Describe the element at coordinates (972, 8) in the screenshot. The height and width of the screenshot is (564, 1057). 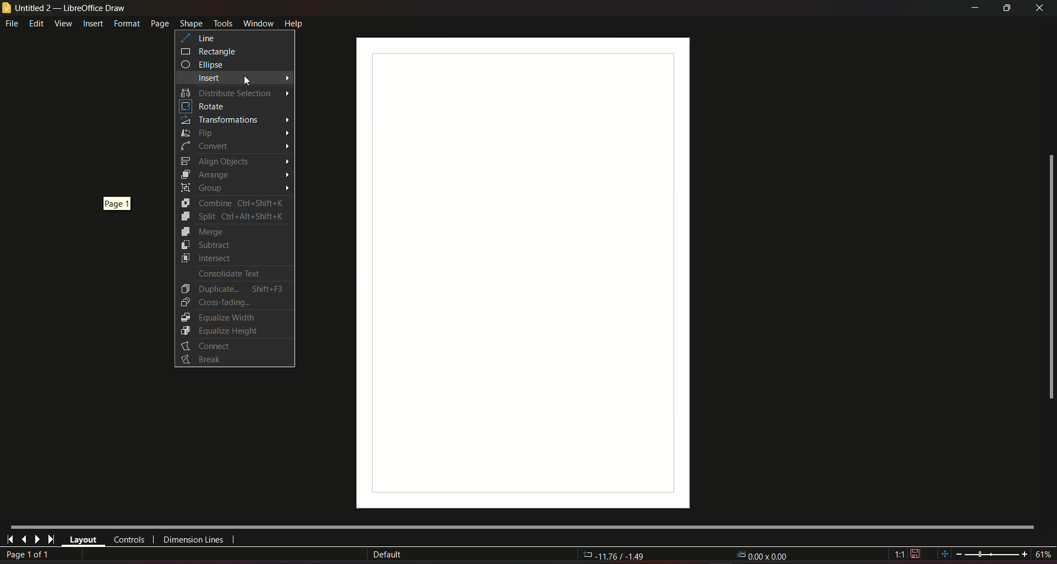
I see `minimize` at that location.